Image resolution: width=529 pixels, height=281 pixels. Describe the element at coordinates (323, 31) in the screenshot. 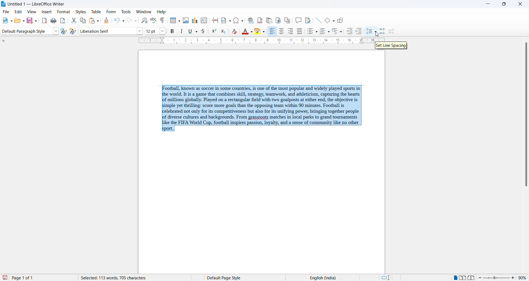

I see `toggle ordered list` at that location.